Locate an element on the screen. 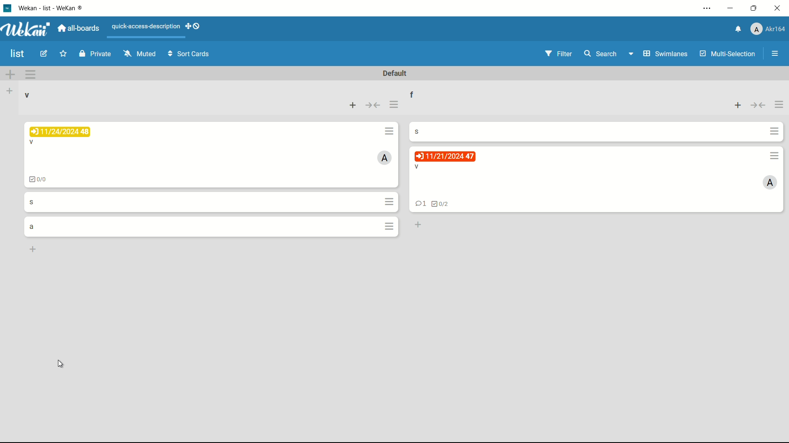 The width and height of the screenshot is (789, 443). card name is located at coordinates (421, 131).